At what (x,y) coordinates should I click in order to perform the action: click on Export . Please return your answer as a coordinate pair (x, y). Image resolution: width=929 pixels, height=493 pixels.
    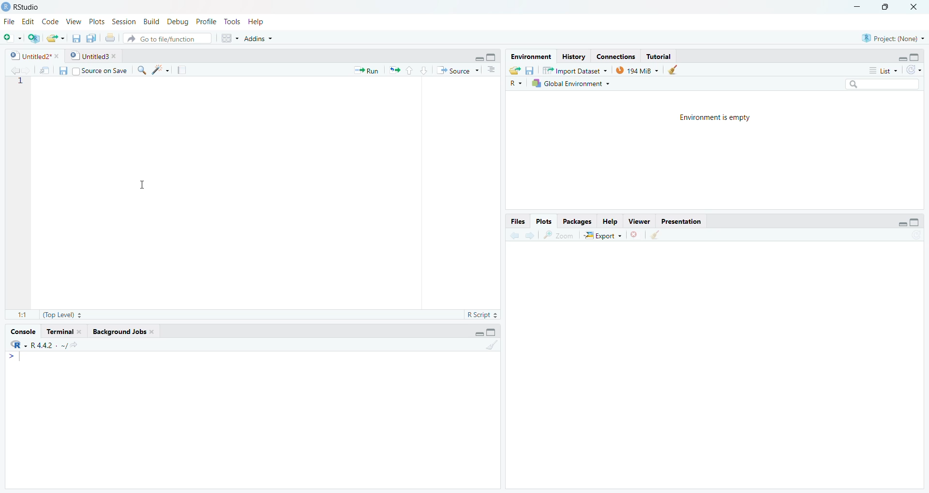
    Looking at the image, I should click on (603, 235).